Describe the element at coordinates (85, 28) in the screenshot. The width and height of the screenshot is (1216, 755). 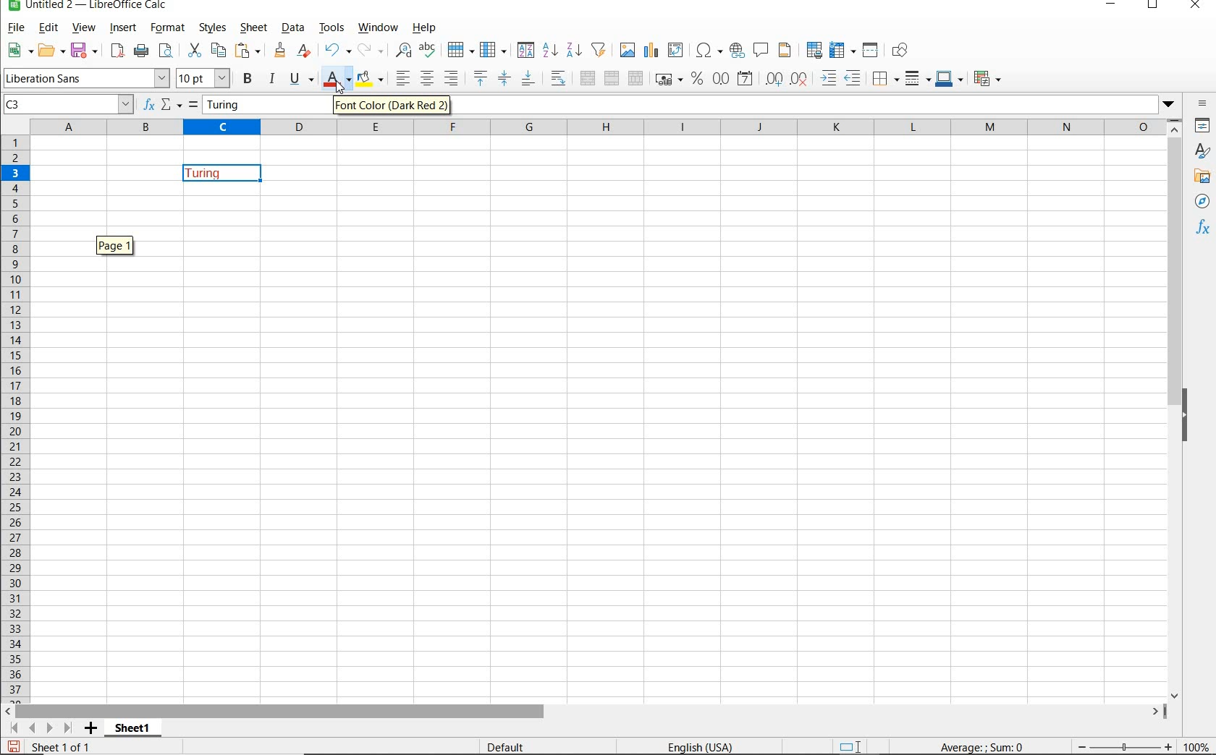
I see `VIEW` at that location.